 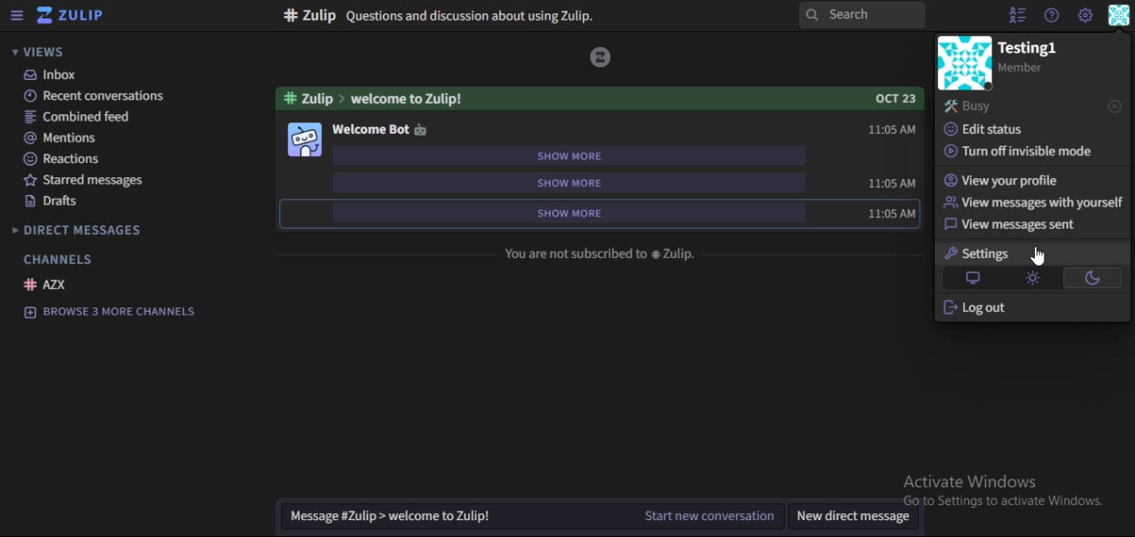 I want to click on log out, so click(x=980, y=307).